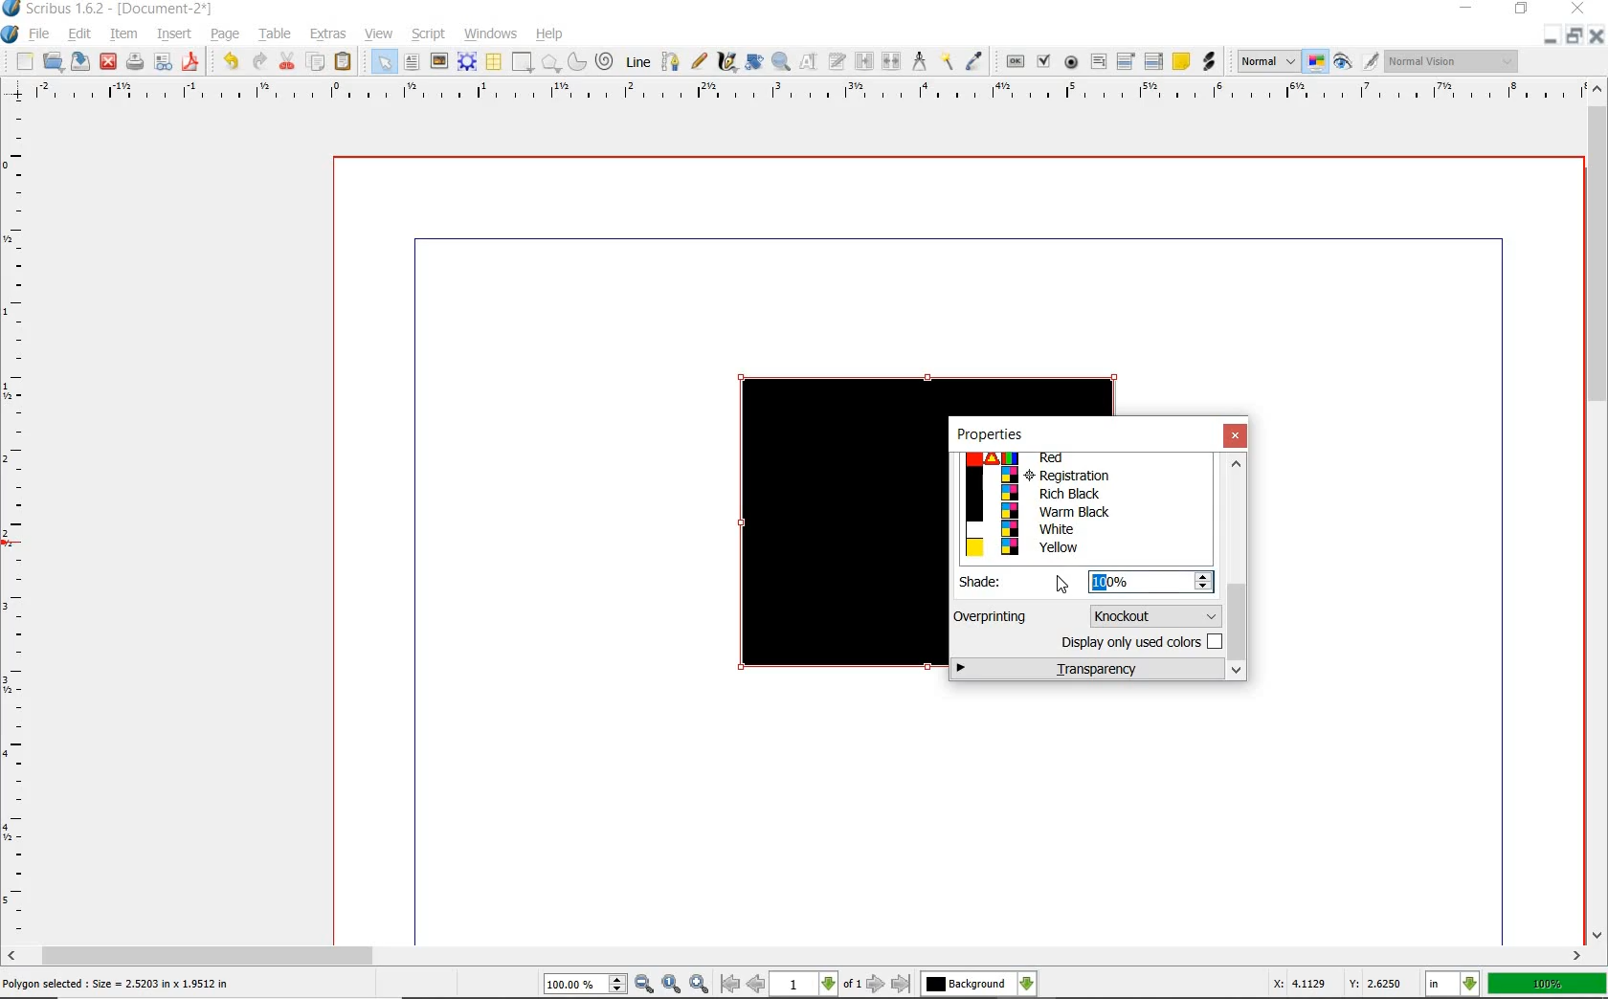 The width and height of the screenshot is (1608, 999). I want to click on CLOSE, so click(1595, 38).